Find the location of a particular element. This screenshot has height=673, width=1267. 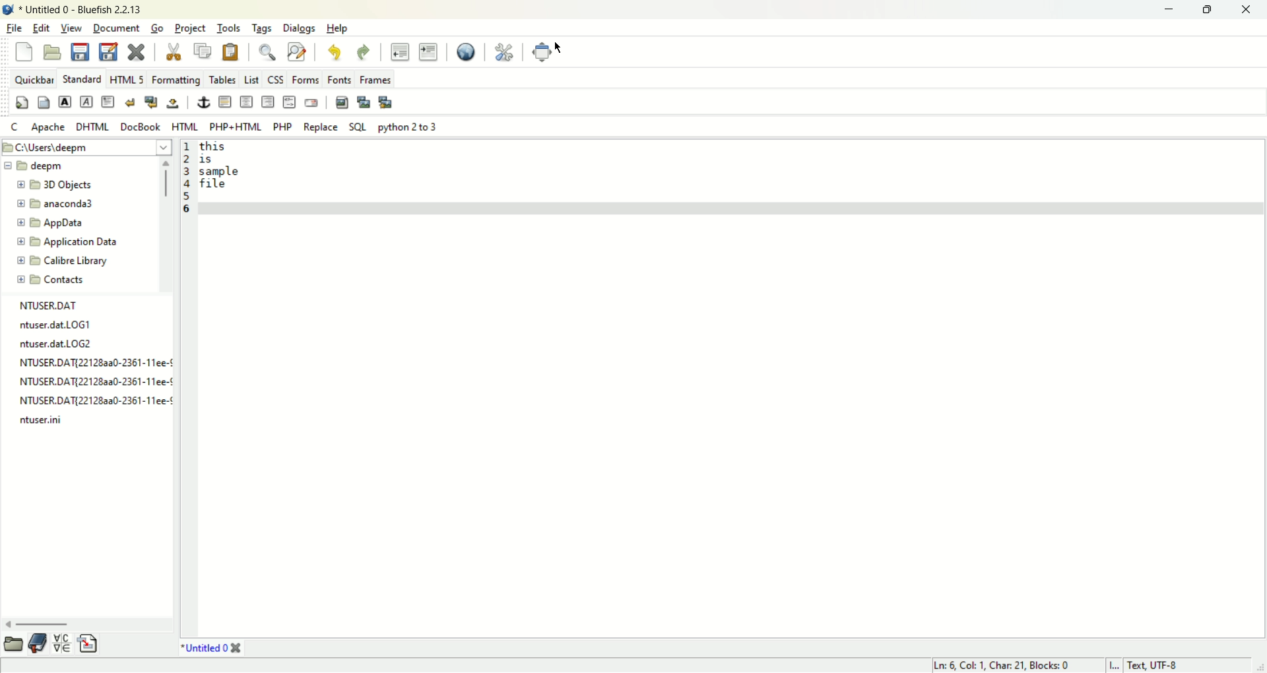

text, UTF-8 is located at coordinates (1161, 664).